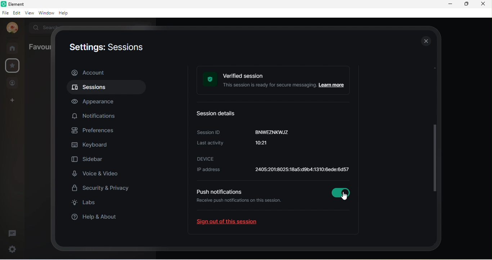  I want to click on threads, so click(13, 234).